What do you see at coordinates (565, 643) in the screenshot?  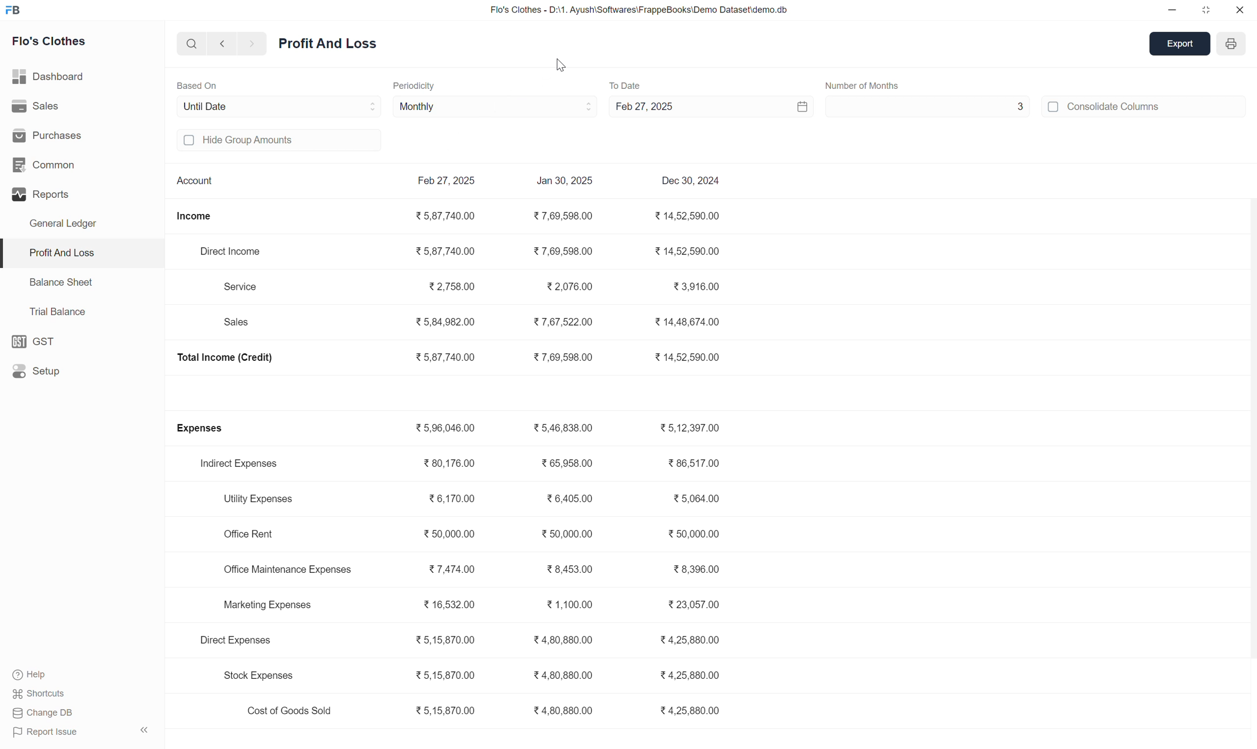 I see `₹4,80,880.00` at bounding box center [565, 643].